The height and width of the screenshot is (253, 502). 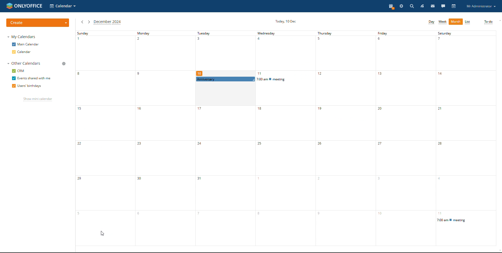 What do you see at coordinates (431, 22) in the screenshot?
I see `day view` at bounding box center [431, 22].